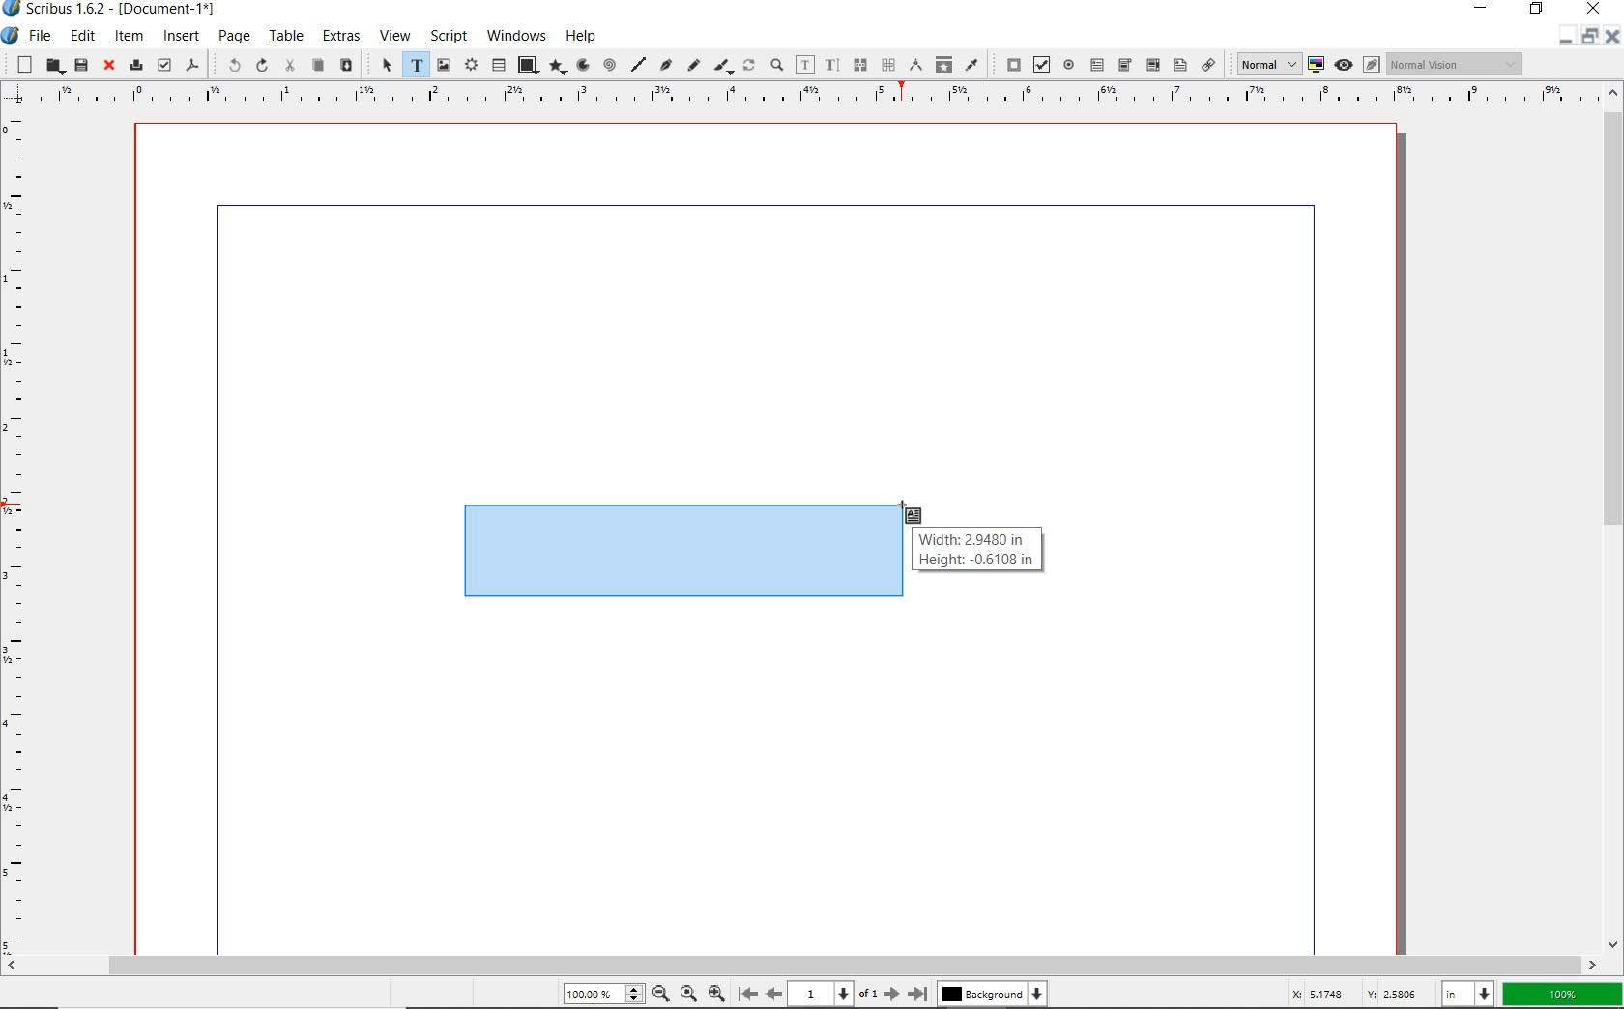 This screenshot has height=1009, width=1624. I want to click on Preview mode, so click(1343, 64).